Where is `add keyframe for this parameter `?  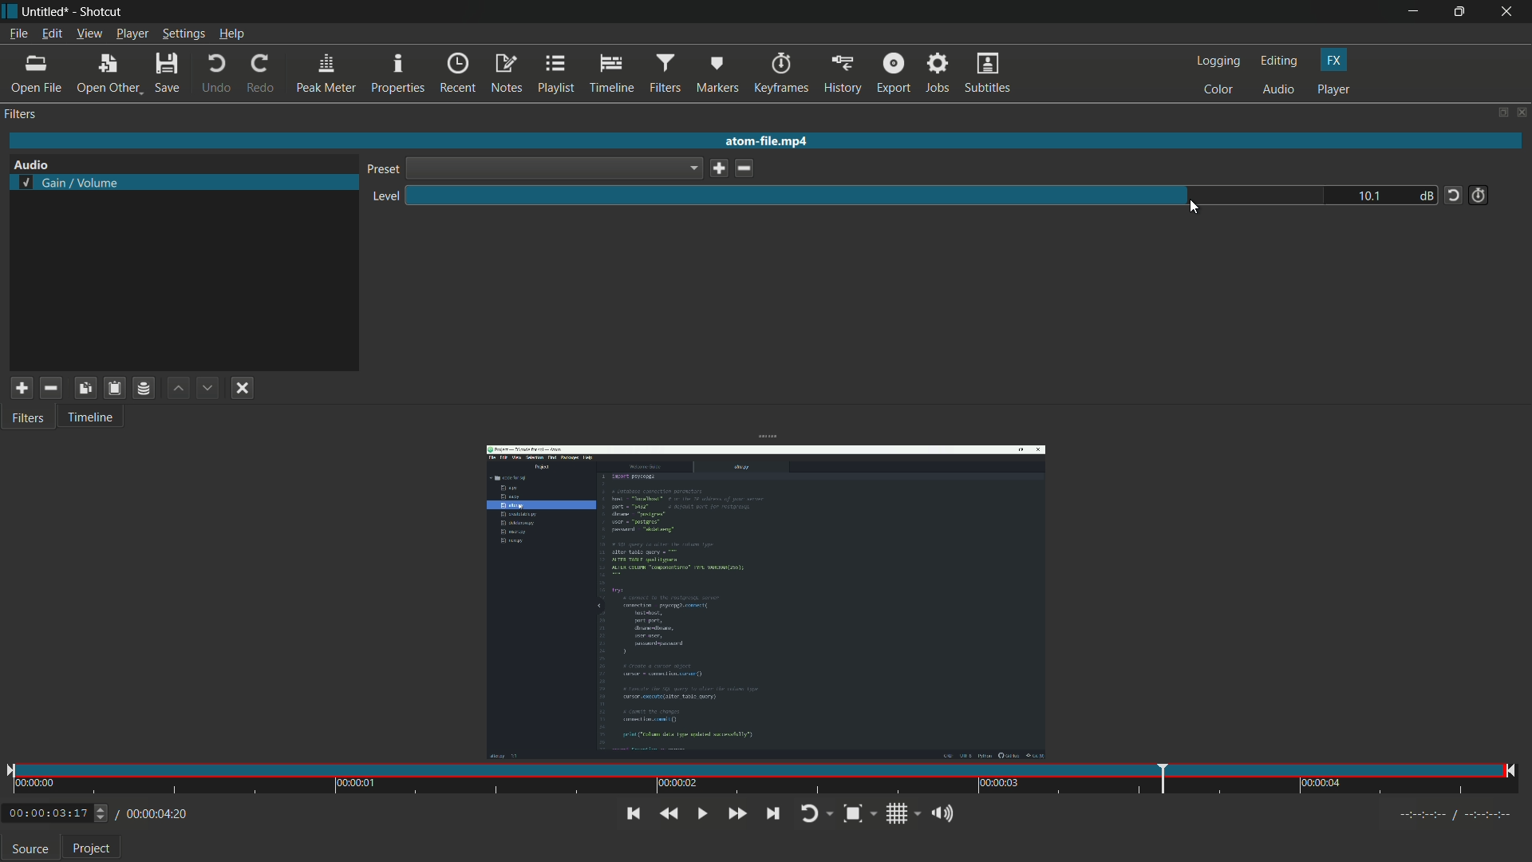
add keyframe for this parameter  is located at coordinates (1479, 195).